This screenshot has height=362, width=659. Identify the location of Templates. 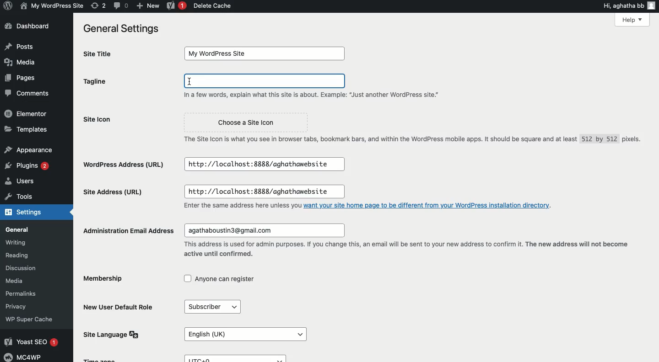
(27, 129).